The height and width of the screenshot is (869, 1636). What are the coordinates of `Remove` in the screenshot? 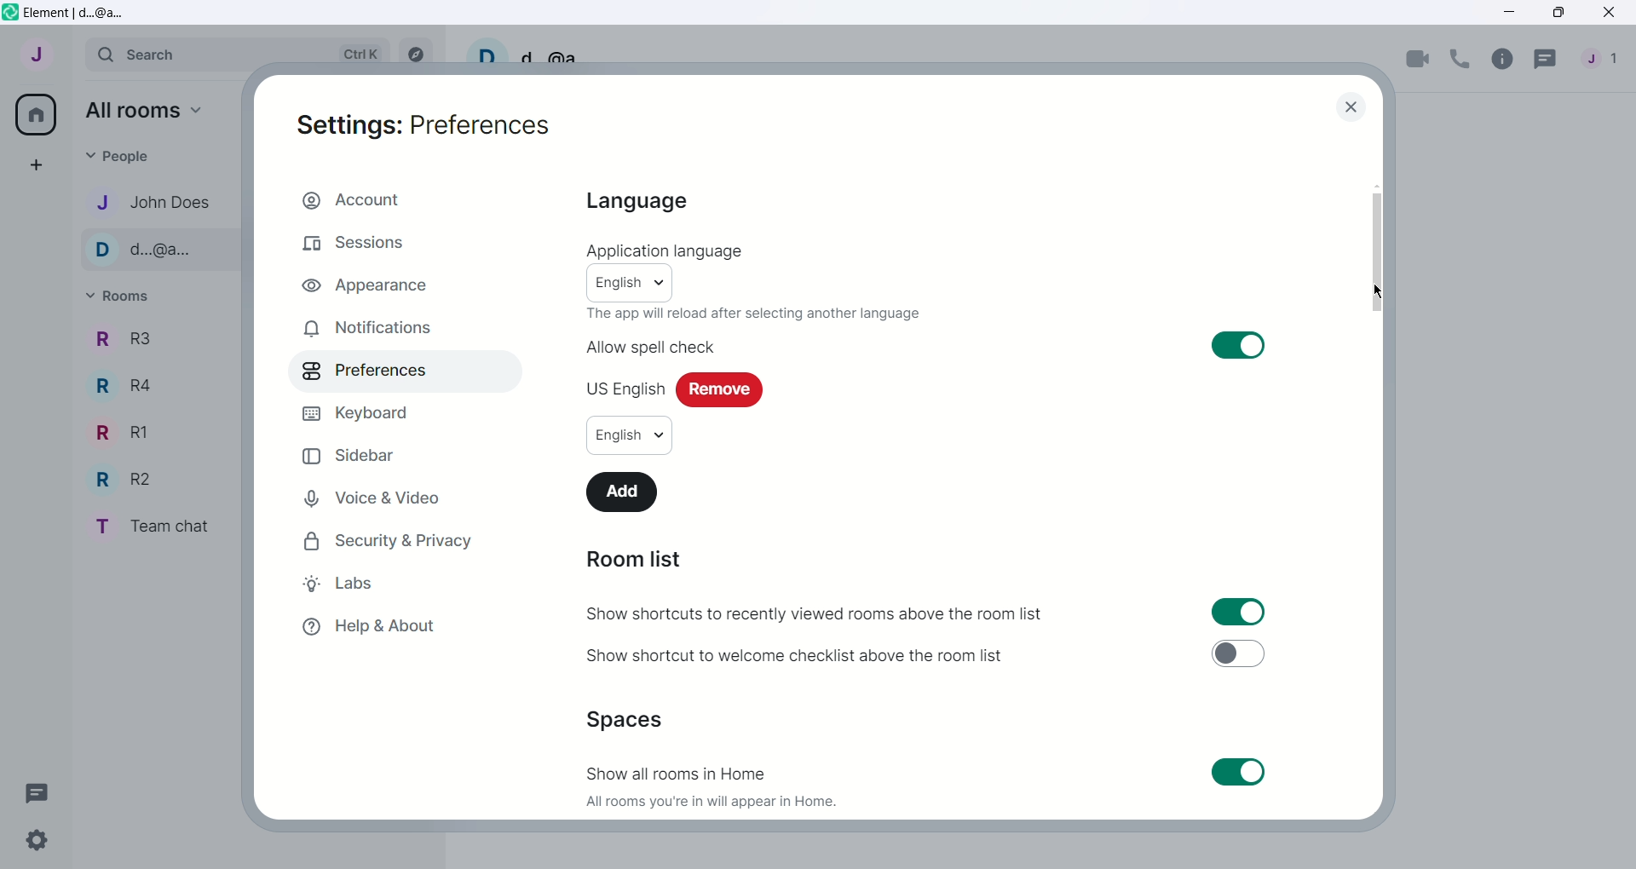 It's located at (720, 390).